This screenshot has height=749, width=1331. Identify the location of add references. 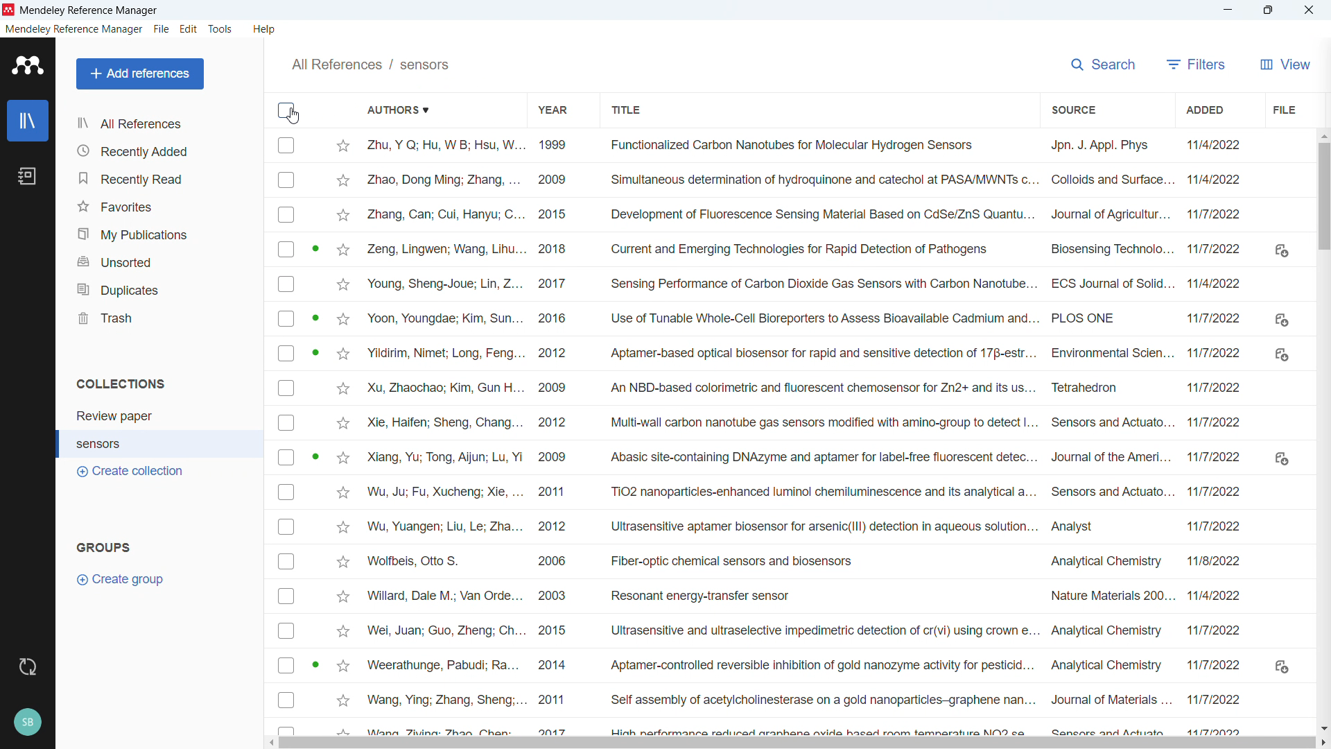
(141, 74).